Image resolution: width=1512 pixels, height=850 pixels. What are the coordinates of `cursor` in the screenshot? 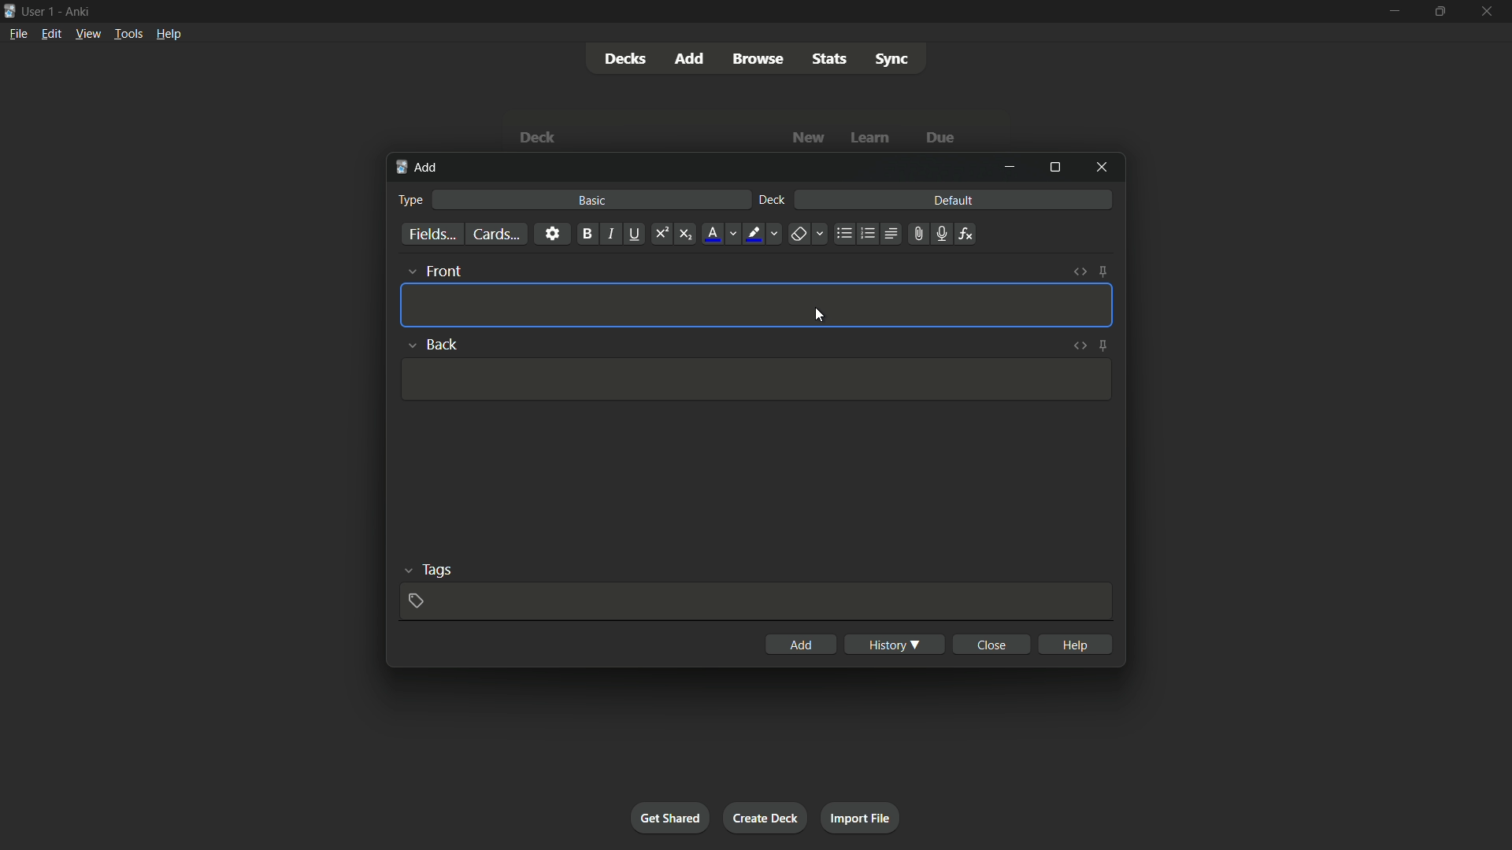 It's located at (821, 318).